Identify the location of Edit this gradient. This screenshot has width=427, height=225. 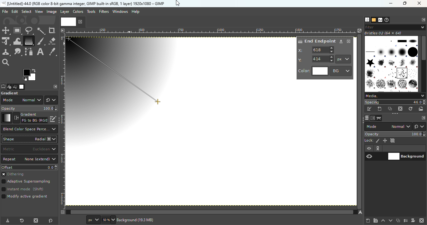
(53, 118).